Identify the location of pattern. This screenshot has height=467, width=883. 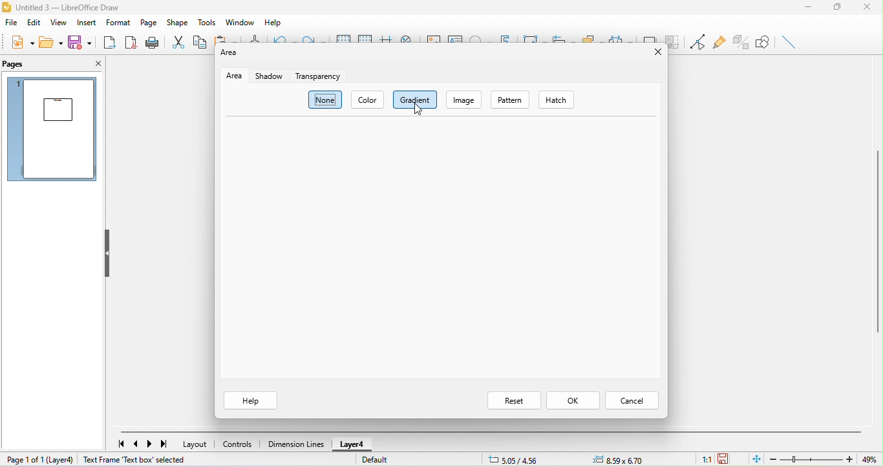
(513, 100).